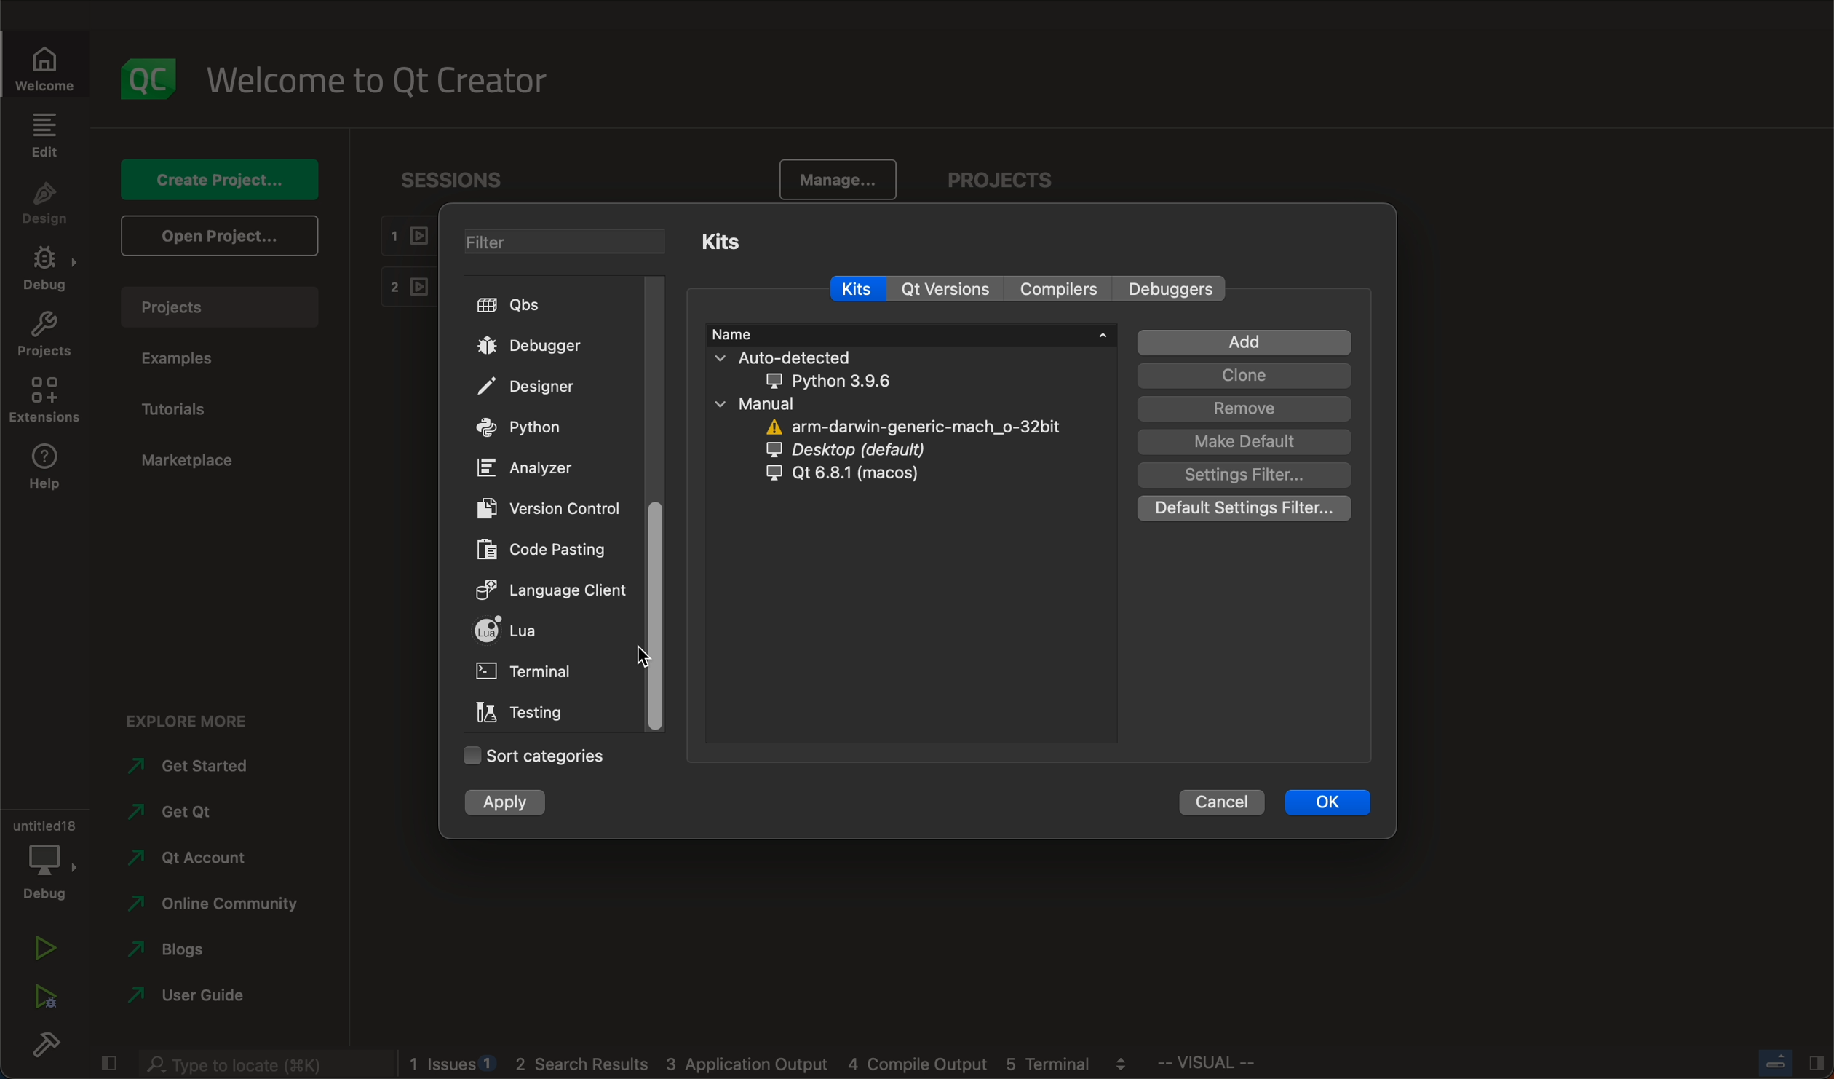 Image resolution: width=1834 pixels, height=1079 pixels. What do you see at coordinates (45, 469) in the screenshot?
I see `help` at bounding box center [45, 469].